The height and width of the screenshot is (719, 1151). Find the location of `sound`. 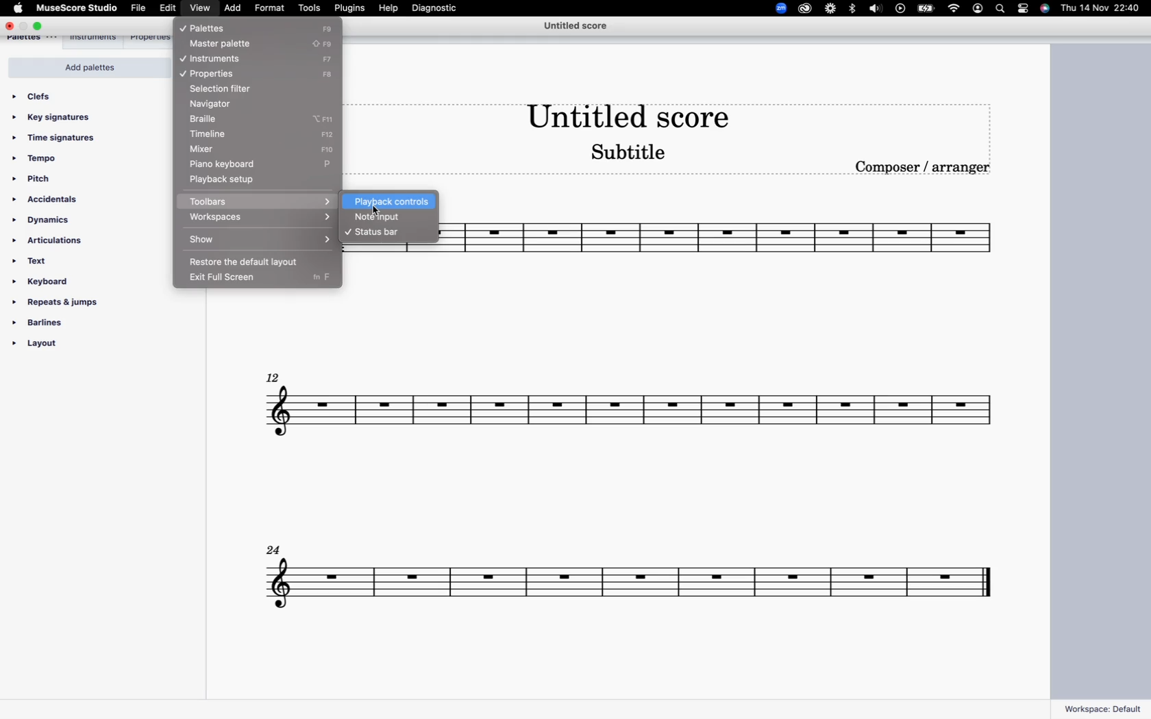

sound is located at coordinates (876, 10).